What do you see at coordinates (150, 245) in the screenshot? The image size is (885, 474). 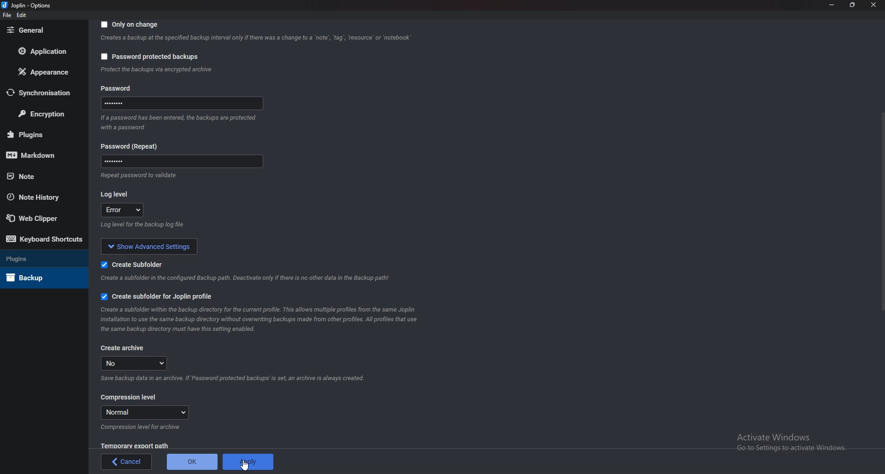 I see `Show advanced settings` at bounding box center [150, 245].